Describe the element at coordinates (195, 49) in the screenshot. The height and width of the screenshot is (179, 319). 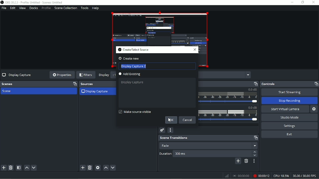
I see `Close` at that location.